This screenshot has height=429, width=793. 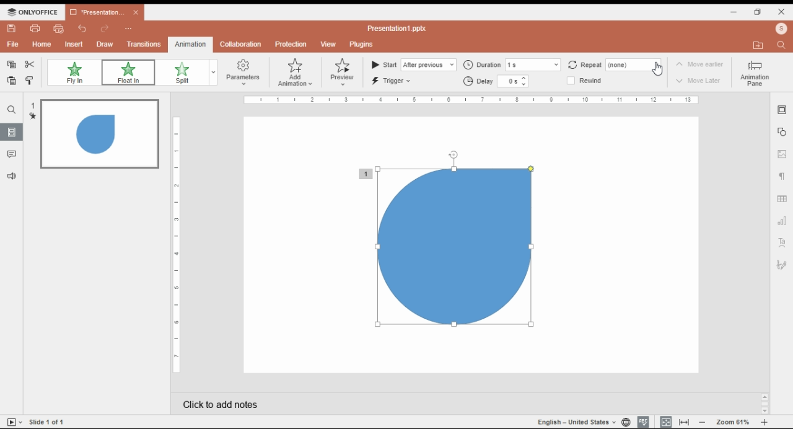 What do you see at coordinates (74, 73) in the screenshot?
I see `fly in` at bounding box center [74, 73].